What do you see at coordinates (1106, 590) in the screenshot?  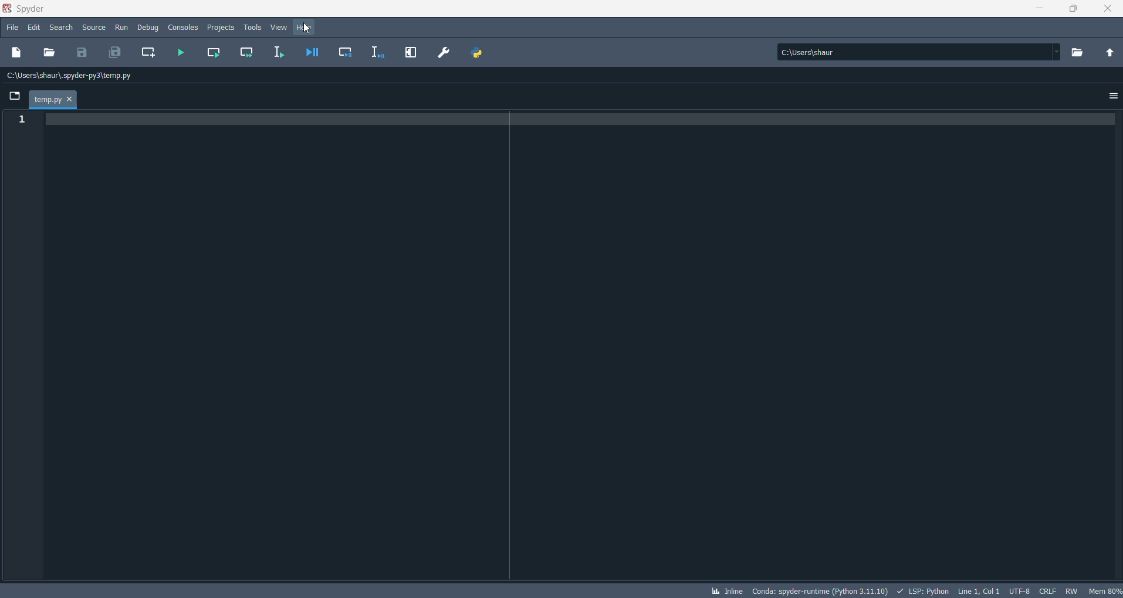 I see `memory usage` at bounding box center [1106, 590].